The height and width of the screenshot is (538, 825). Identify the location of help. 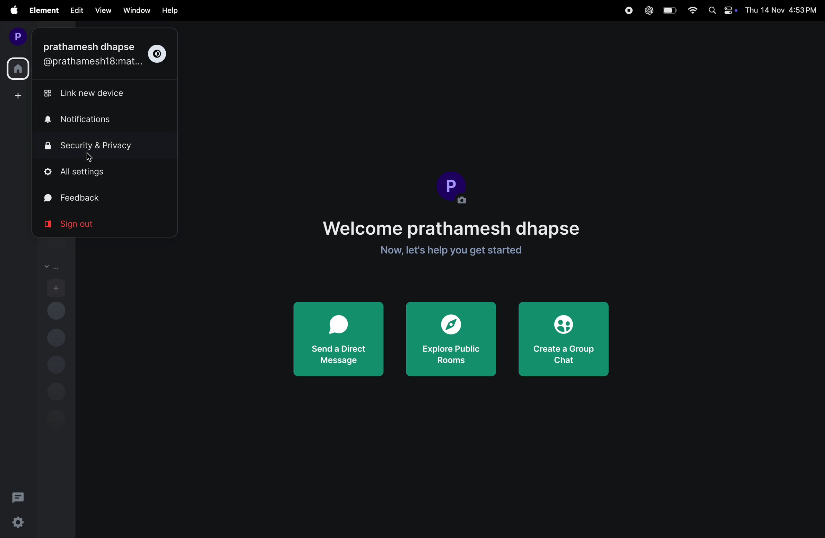
(173, 9).